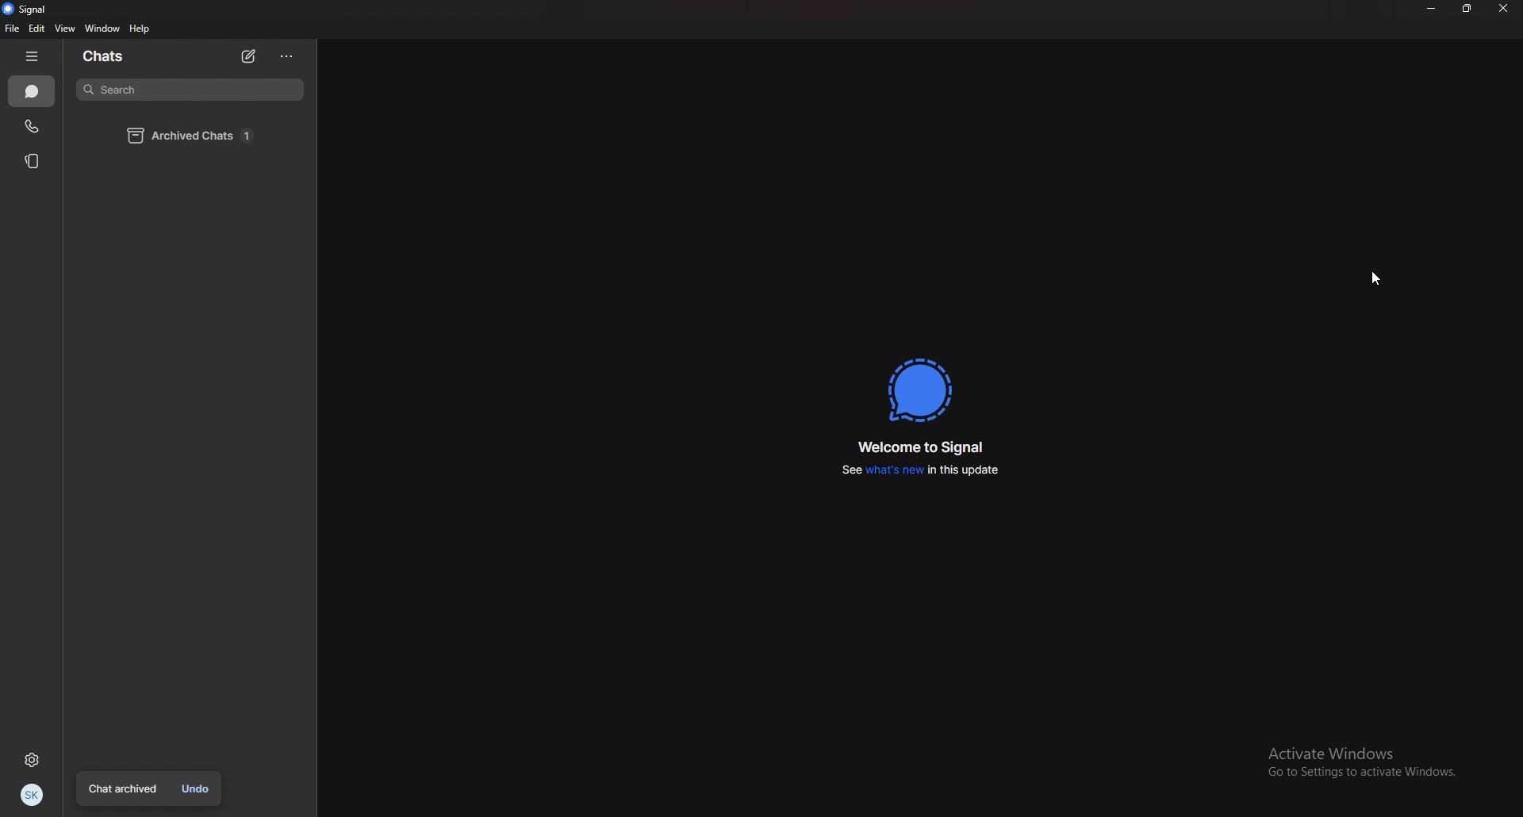  Describe the element at coordinates (1506, 10) in the screenshot. I see `close Signal` at that location.